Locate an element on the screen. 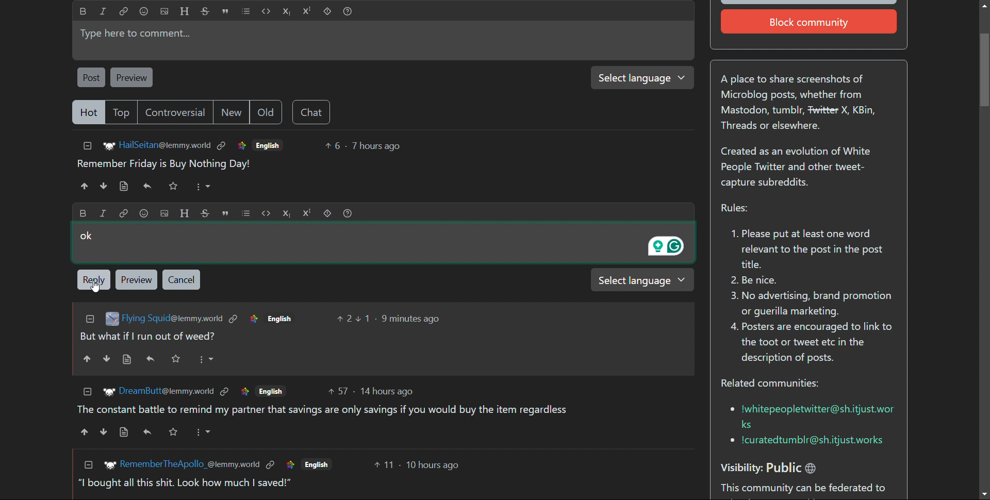 This screenshot has width=990, height=500. cancel is located at coordinates (181, 280).